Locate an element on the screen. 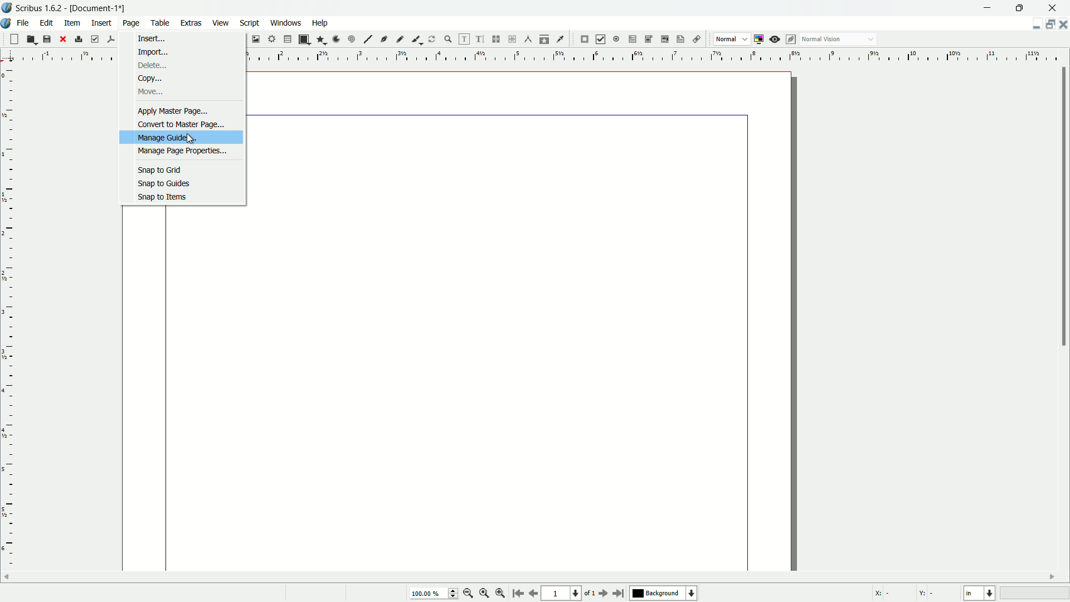  snap to items is located at coordinates (158, 197).